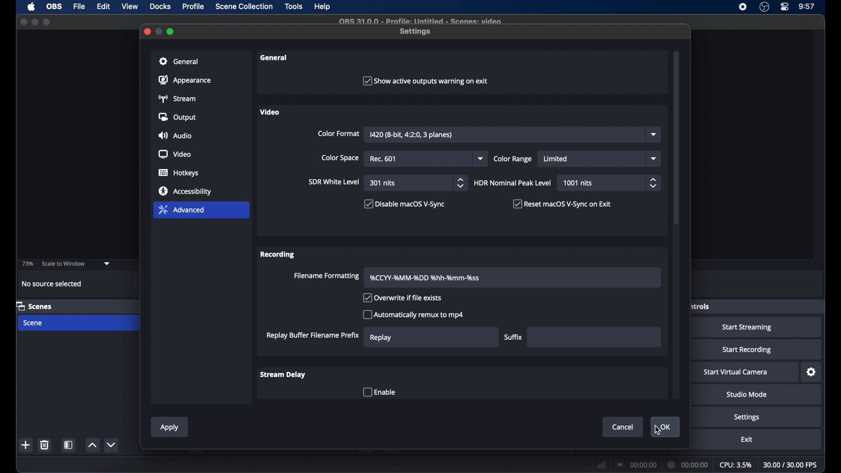 Image resolution: width=841 pixels, height=473 pixels. Describe the element at coordinates (92, 445) in the screenshot. I see `increment` at that location.